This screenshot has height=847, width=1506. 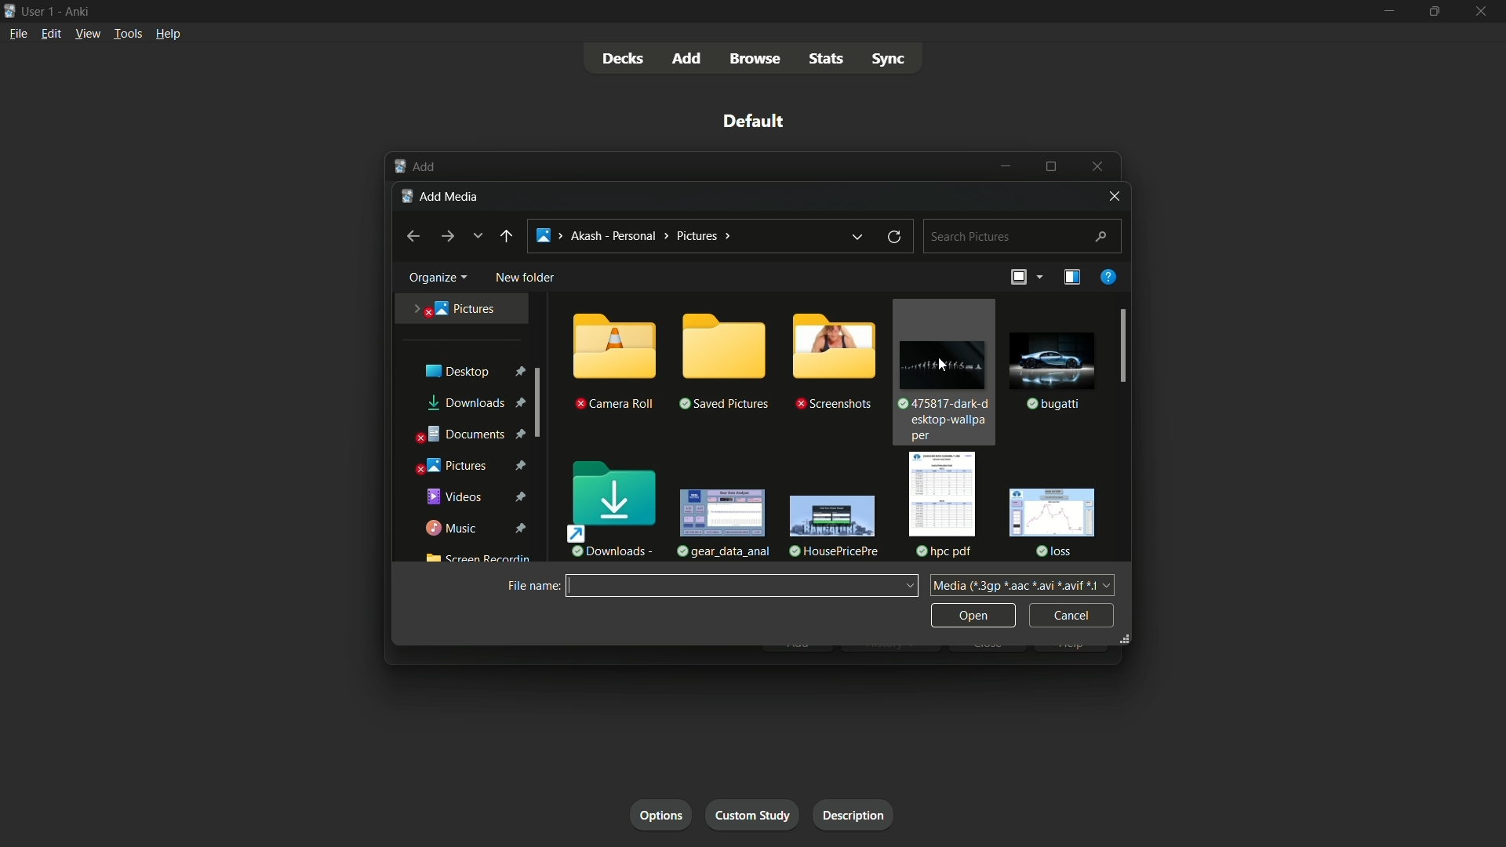 I want to click on organize, so click(x=436, y=275).